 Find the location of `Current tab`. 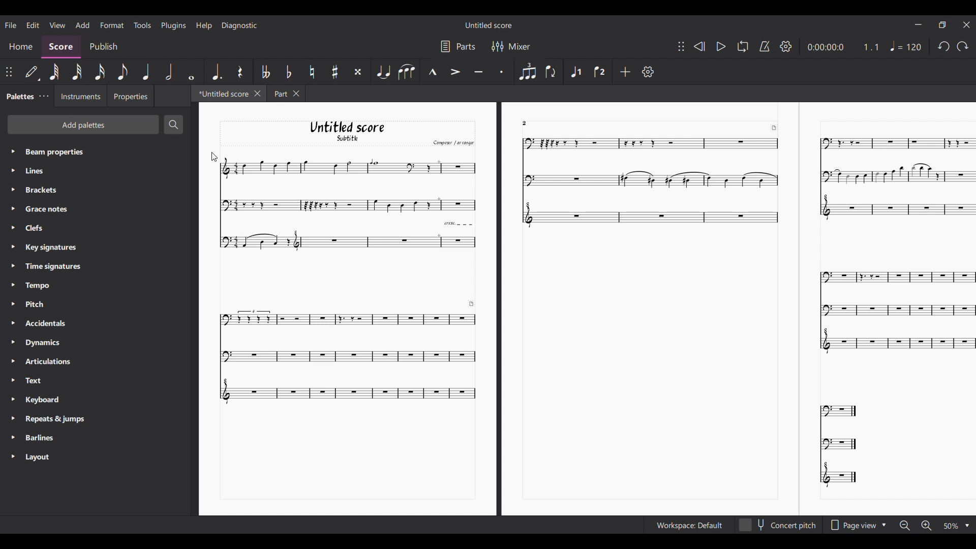

Current tab is located at coordinates (222, 93).